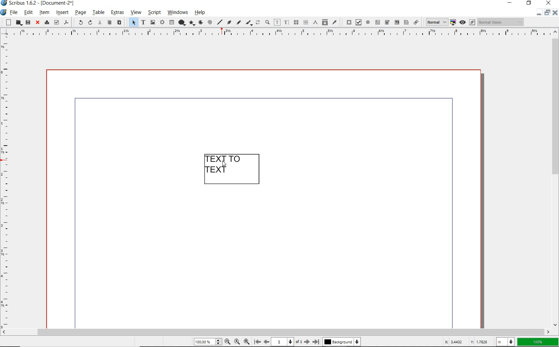  I want to click on move to previous, so click(266, 342).